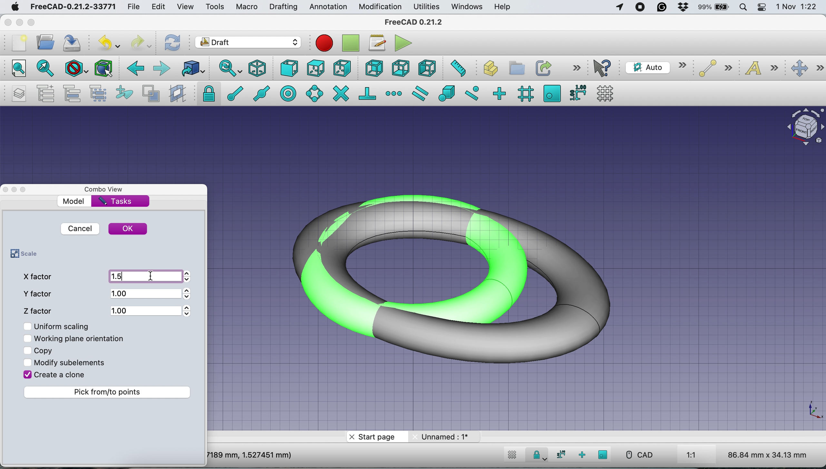 The width and height of the screenshot is (826, 469). I want to click on create group, so click(515, 67).